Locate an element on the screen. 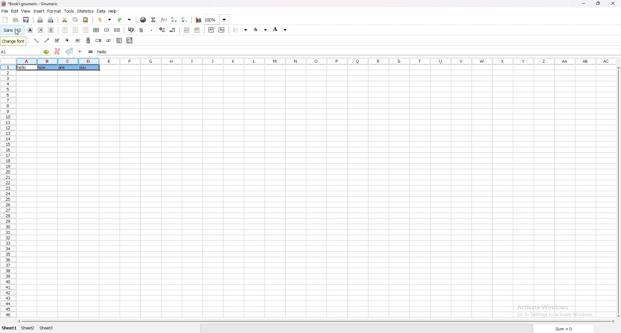 Image resolution: width=621 pixels, height=333 pixels. minimize is located at coordinates (585, 3).